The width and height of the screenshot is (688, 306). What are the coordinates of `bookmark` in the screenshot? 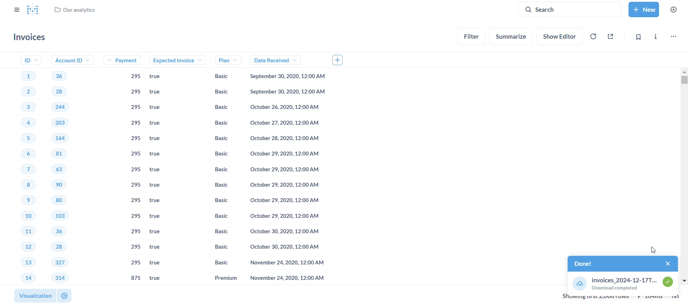 It's located at (638, 37).